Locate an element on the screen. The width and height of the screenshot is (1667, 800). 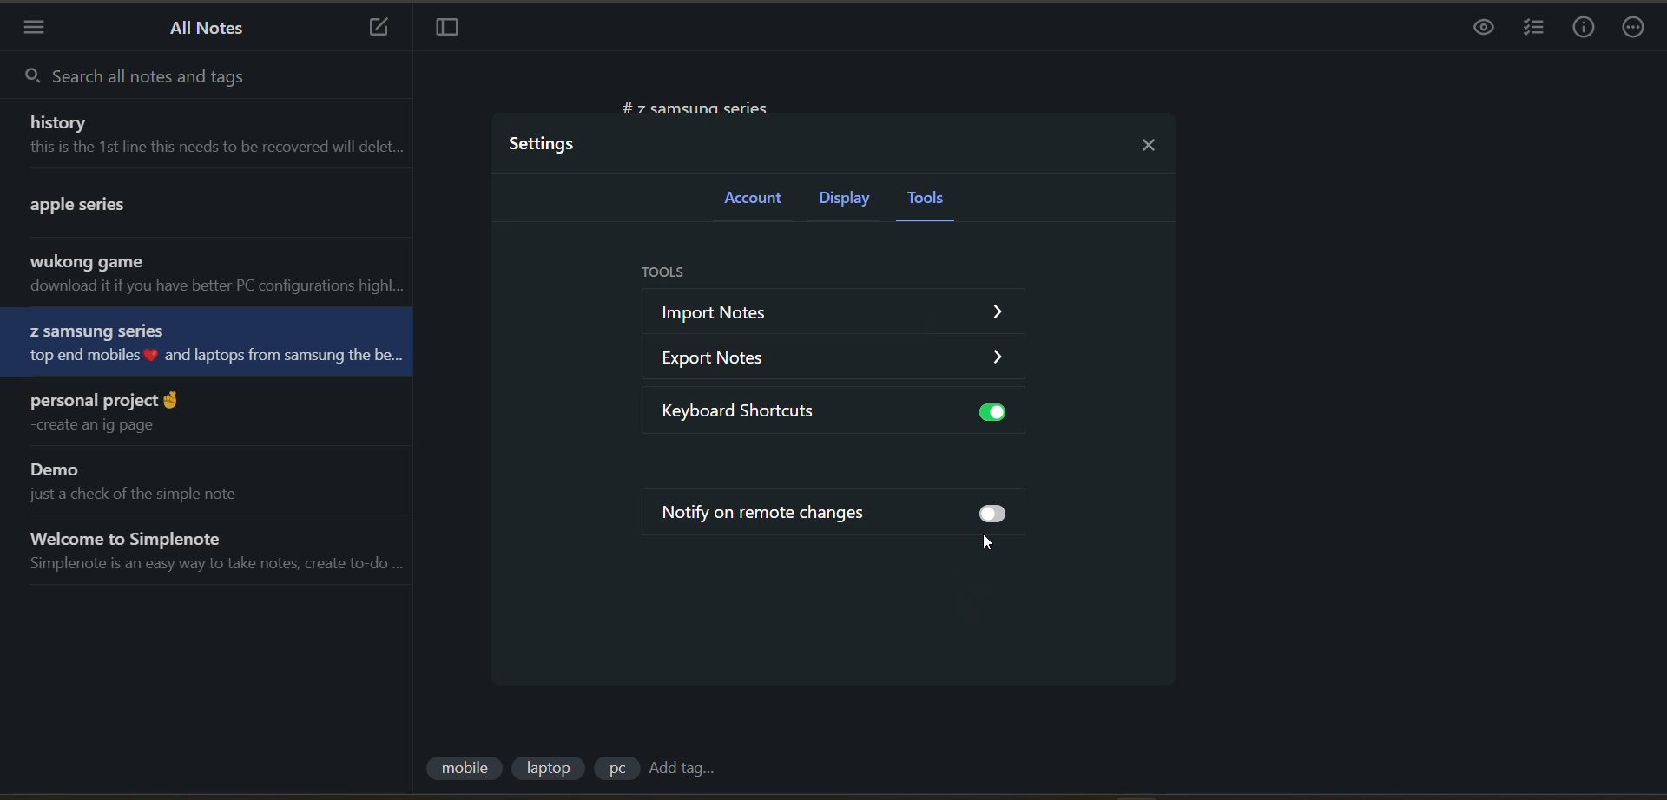
note title and preview is located at coordinates (224, 551).